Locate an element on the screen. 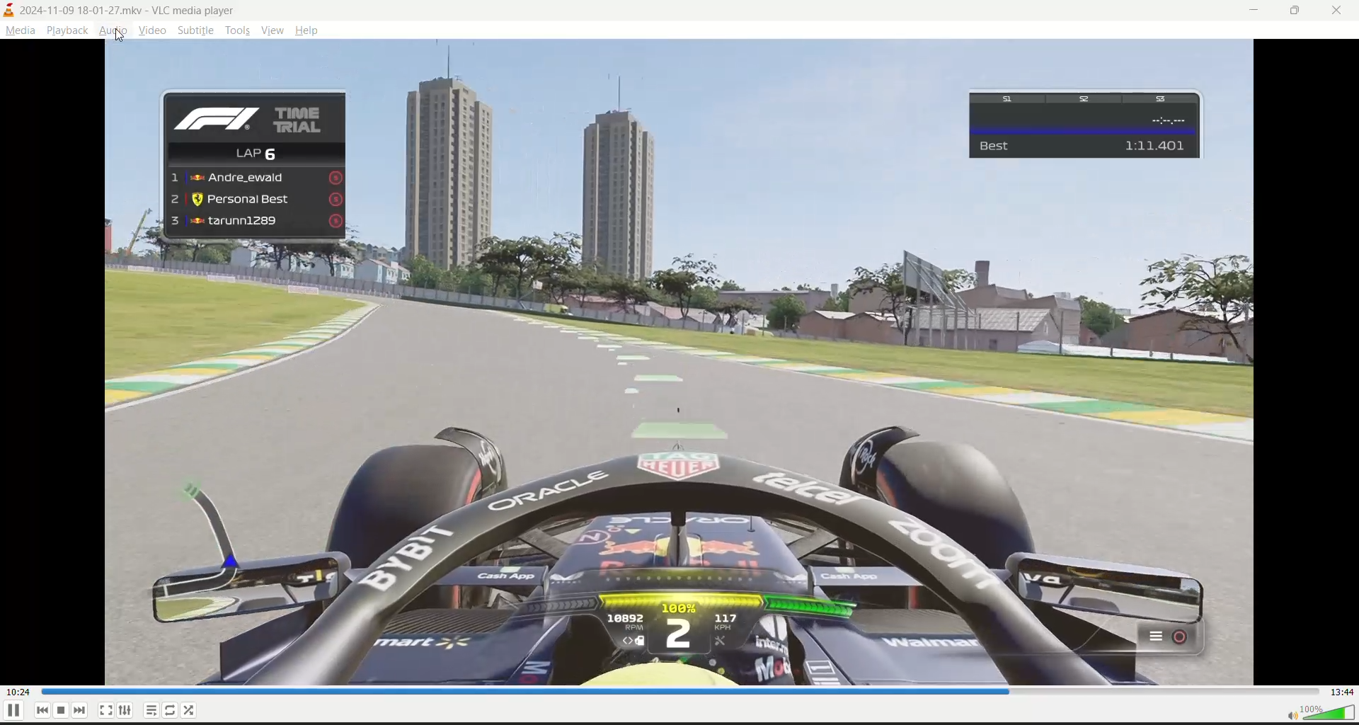 The image size is (1359, 725). audio is located at coordinates (115, 32).